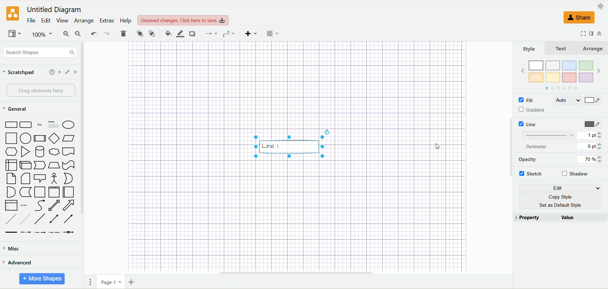 This screenshot has width=608, height=289. I want to click on Colors, so click(561, 76).